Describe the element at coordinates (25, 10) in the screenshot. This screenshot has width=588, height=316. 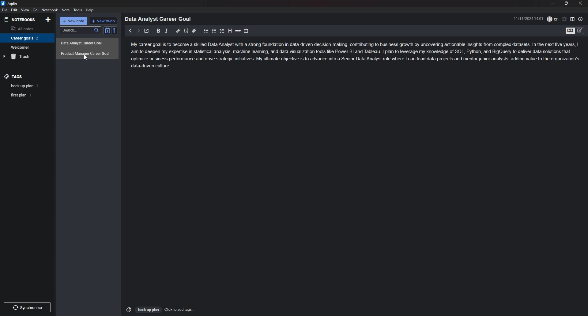
I see `view` at that location.